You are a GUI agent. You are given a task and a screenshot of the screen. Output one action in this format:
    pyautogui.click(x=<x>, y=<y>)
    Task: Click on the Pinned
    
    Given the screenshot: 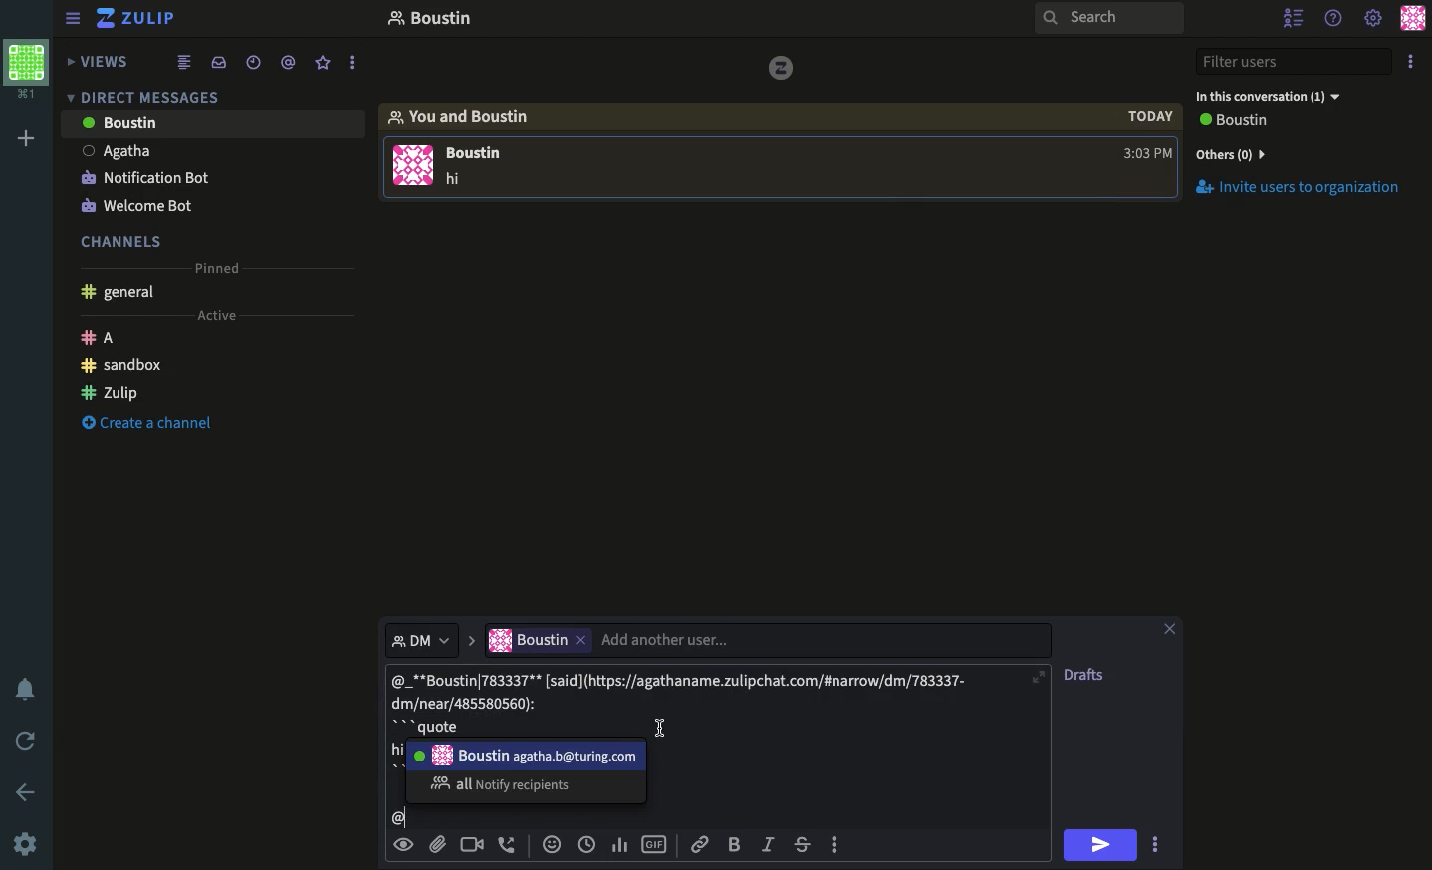 What is the action you would take?
    pyautogui.click(x=220, y=267)
    